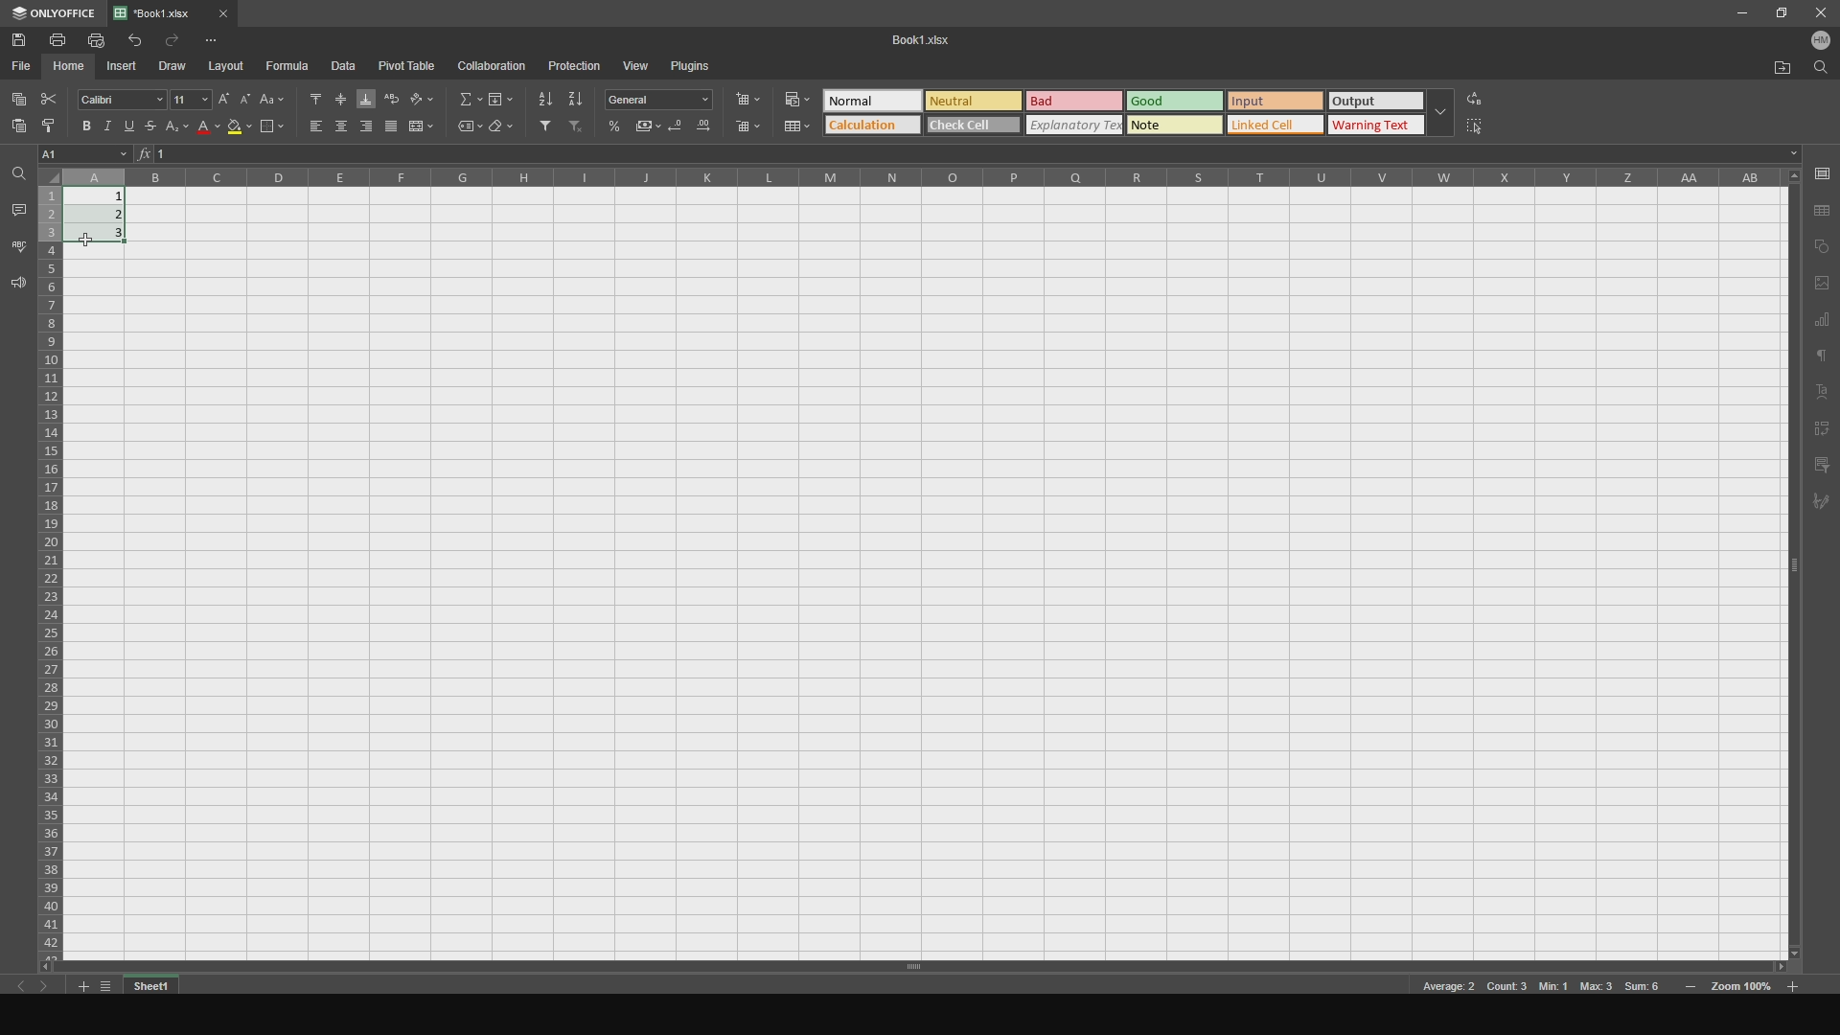 This screenshot has height=1035, width=1840. I want to click on , so click(794, 96).